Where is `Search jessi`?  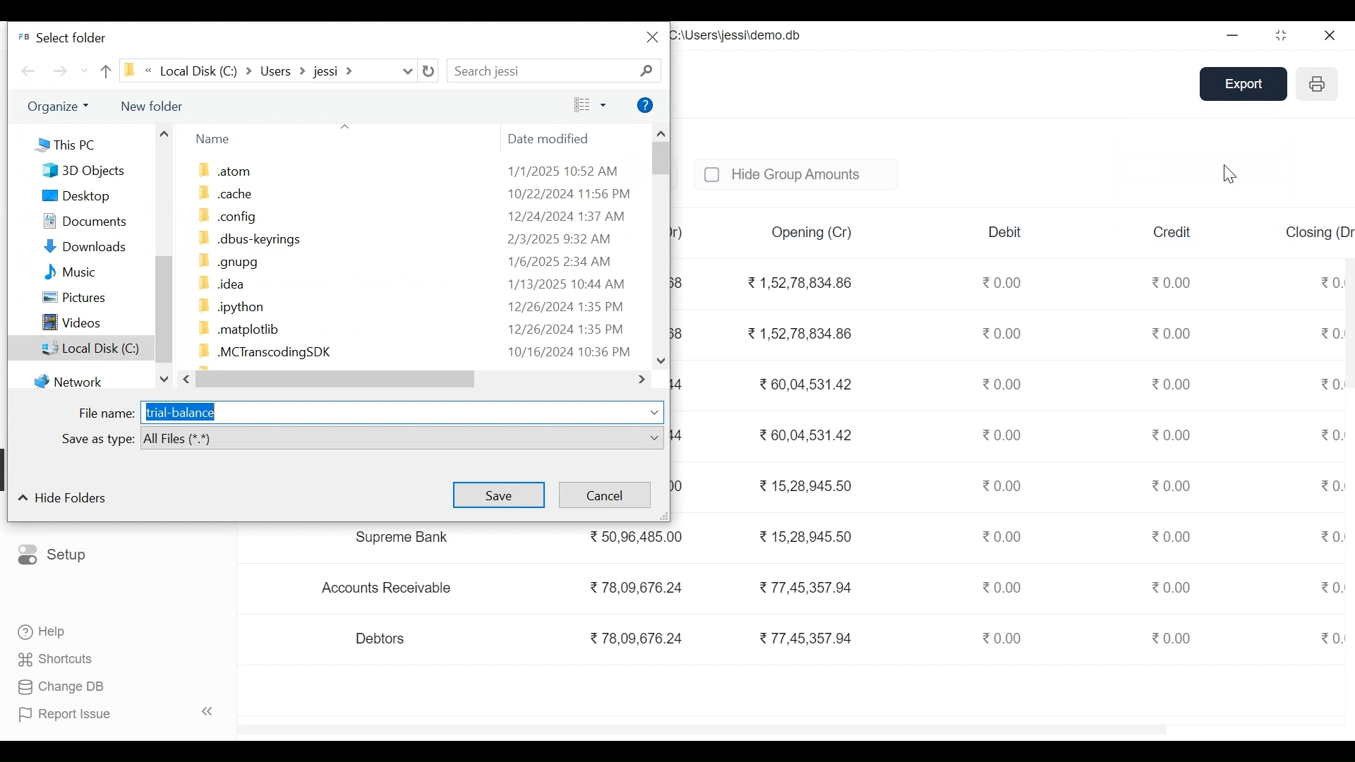
Search jessi is located at coordinates (490, 71).